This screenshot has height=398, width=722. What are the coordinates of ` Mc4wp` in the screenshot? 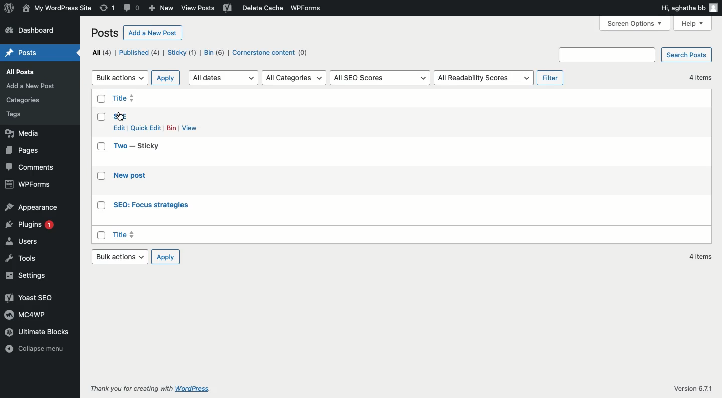 It's located at (27, 315).